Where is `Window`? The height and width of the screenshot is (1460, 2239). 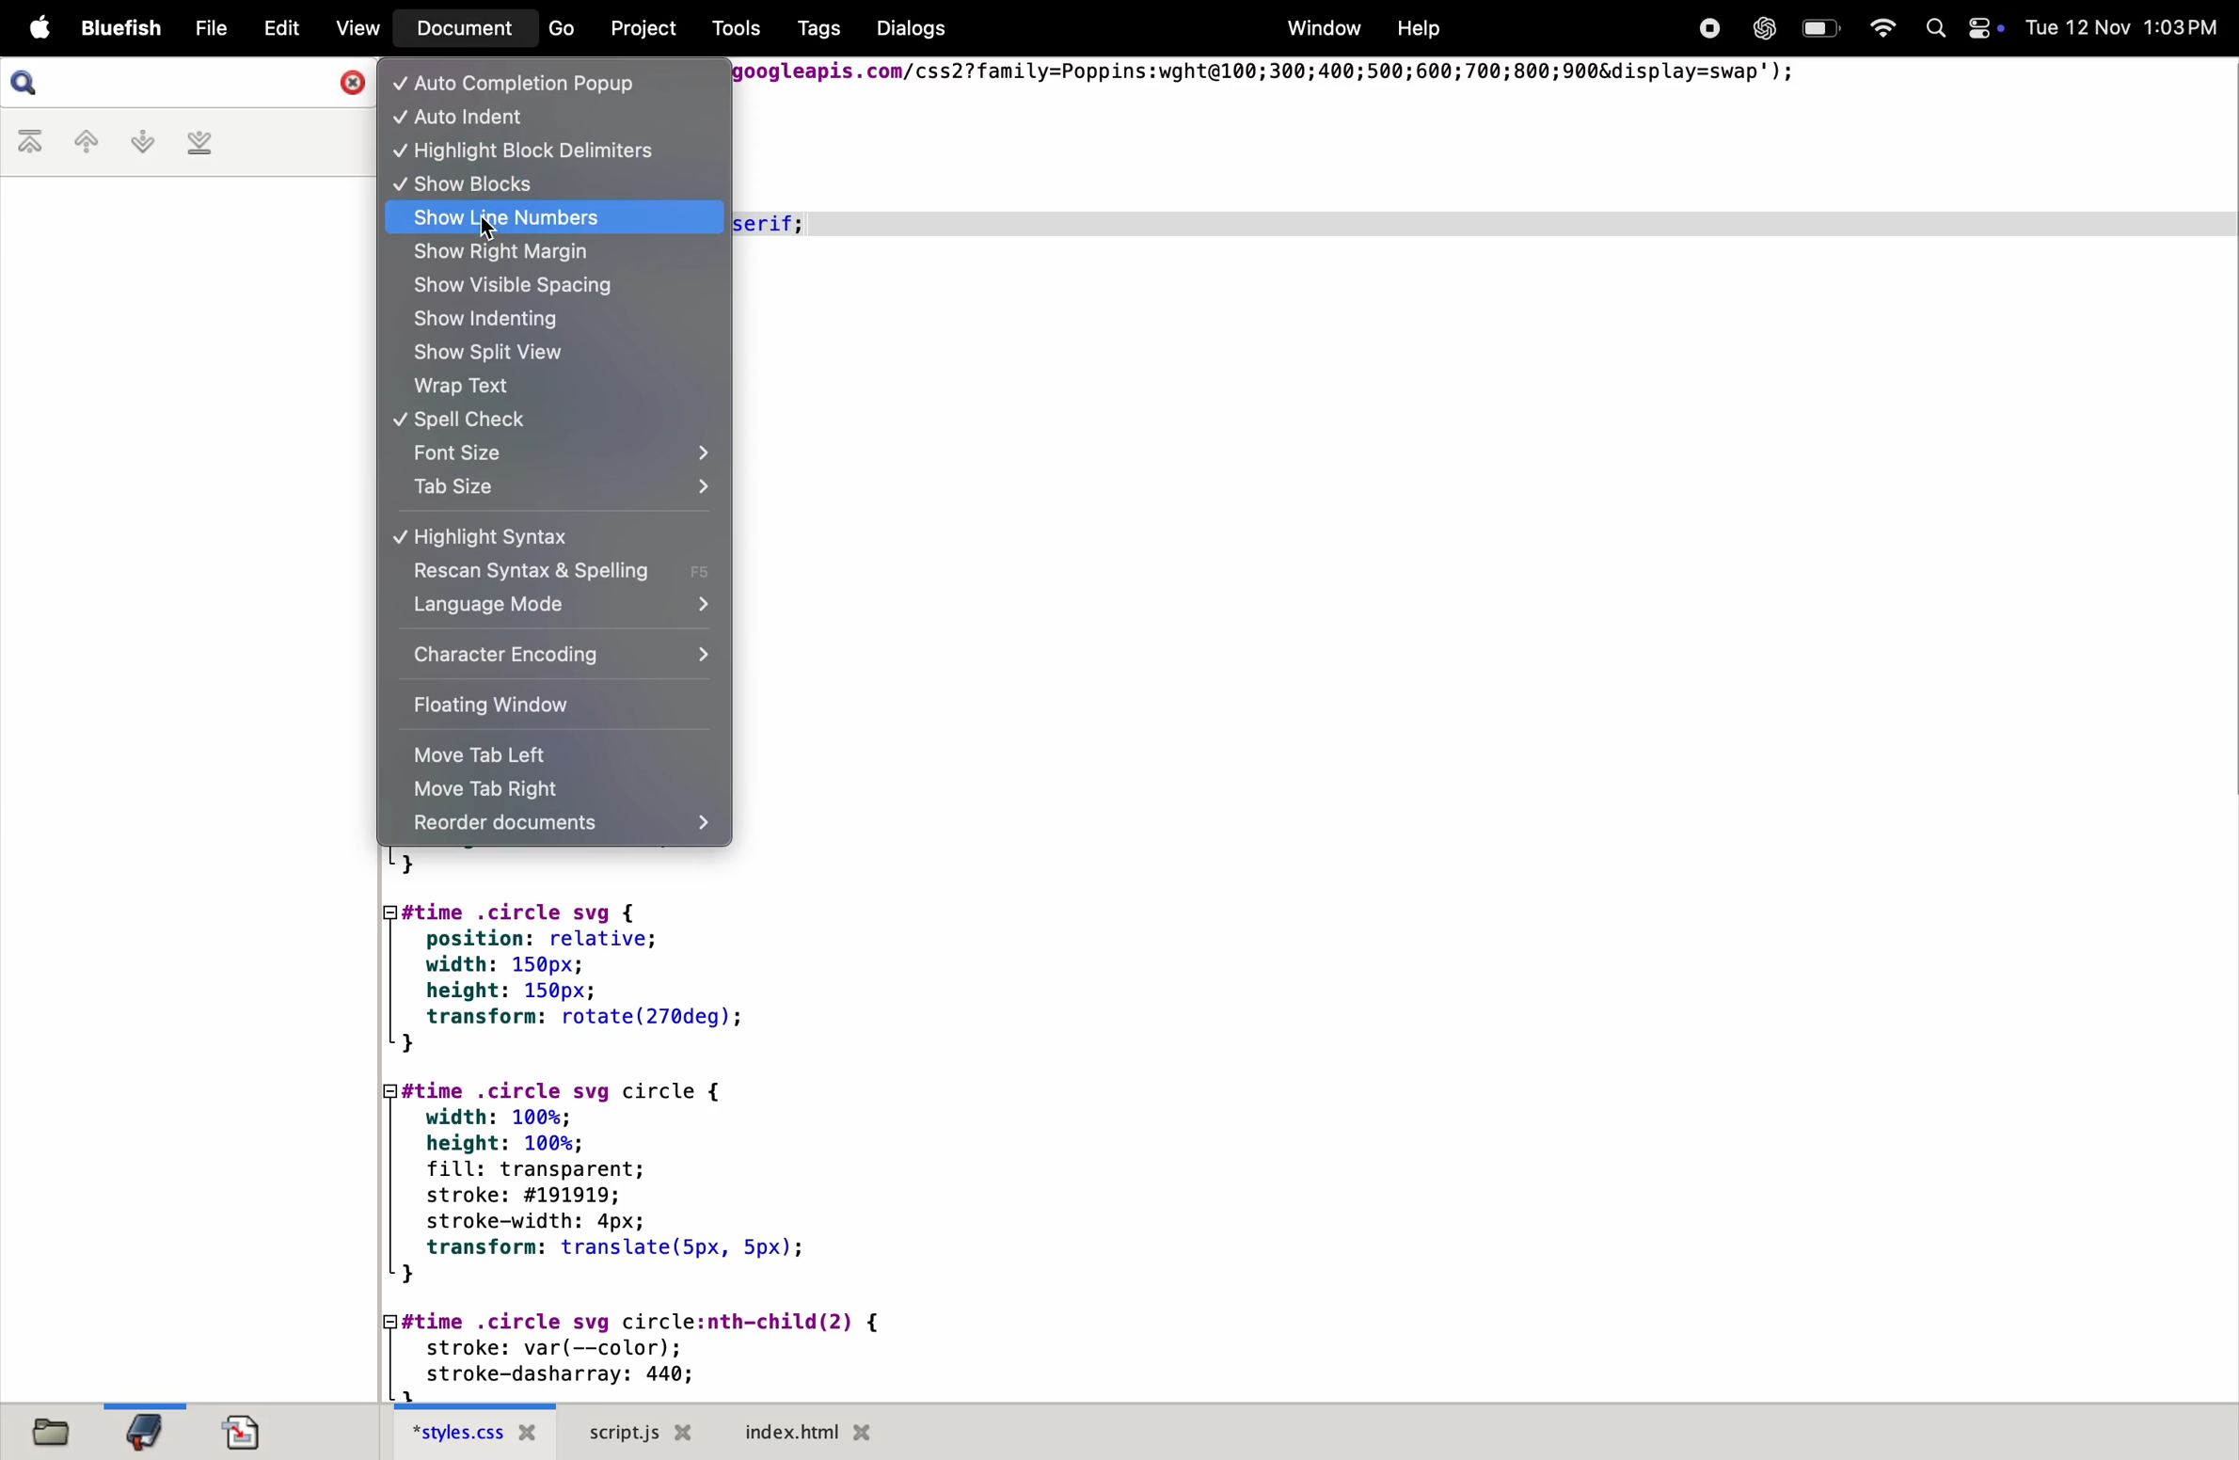 Window is located at coordinates (1319, 28).